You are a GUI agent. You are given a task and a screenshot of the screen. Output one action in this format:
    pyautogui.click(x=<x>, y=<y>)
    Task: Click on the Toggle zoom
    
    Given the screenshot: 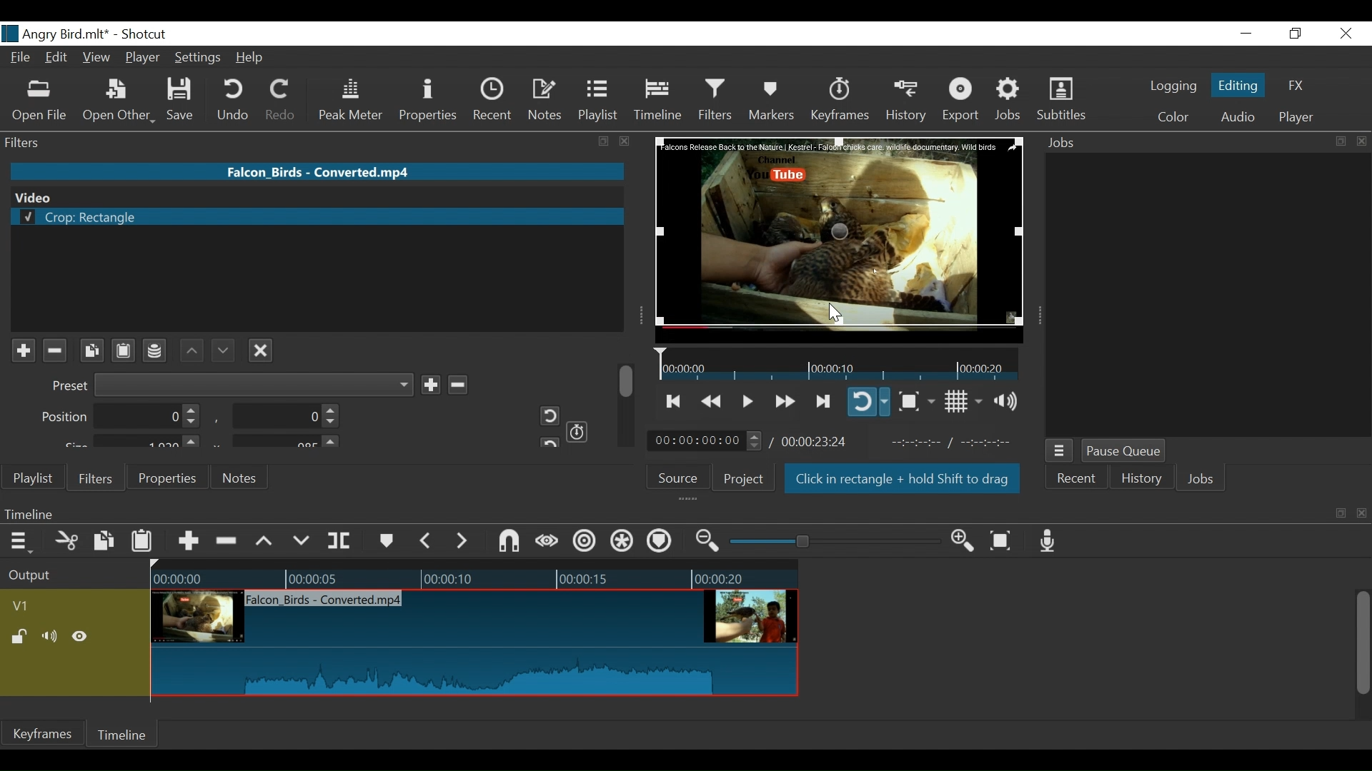 What is the action you would take?
    pyautogui.click(x=916, y=401)
    